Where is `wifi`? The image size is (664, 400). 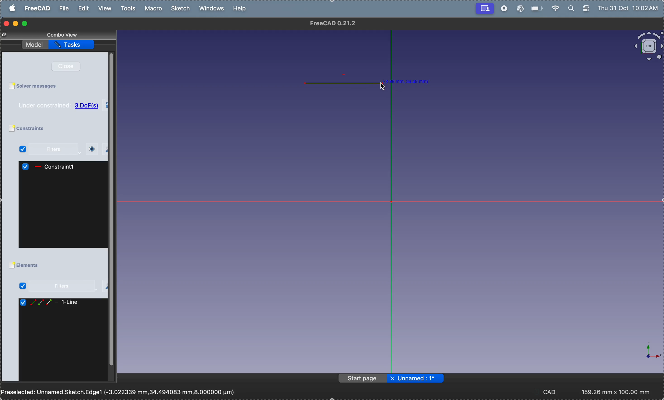
wifi is located at coordinates (554, 9).